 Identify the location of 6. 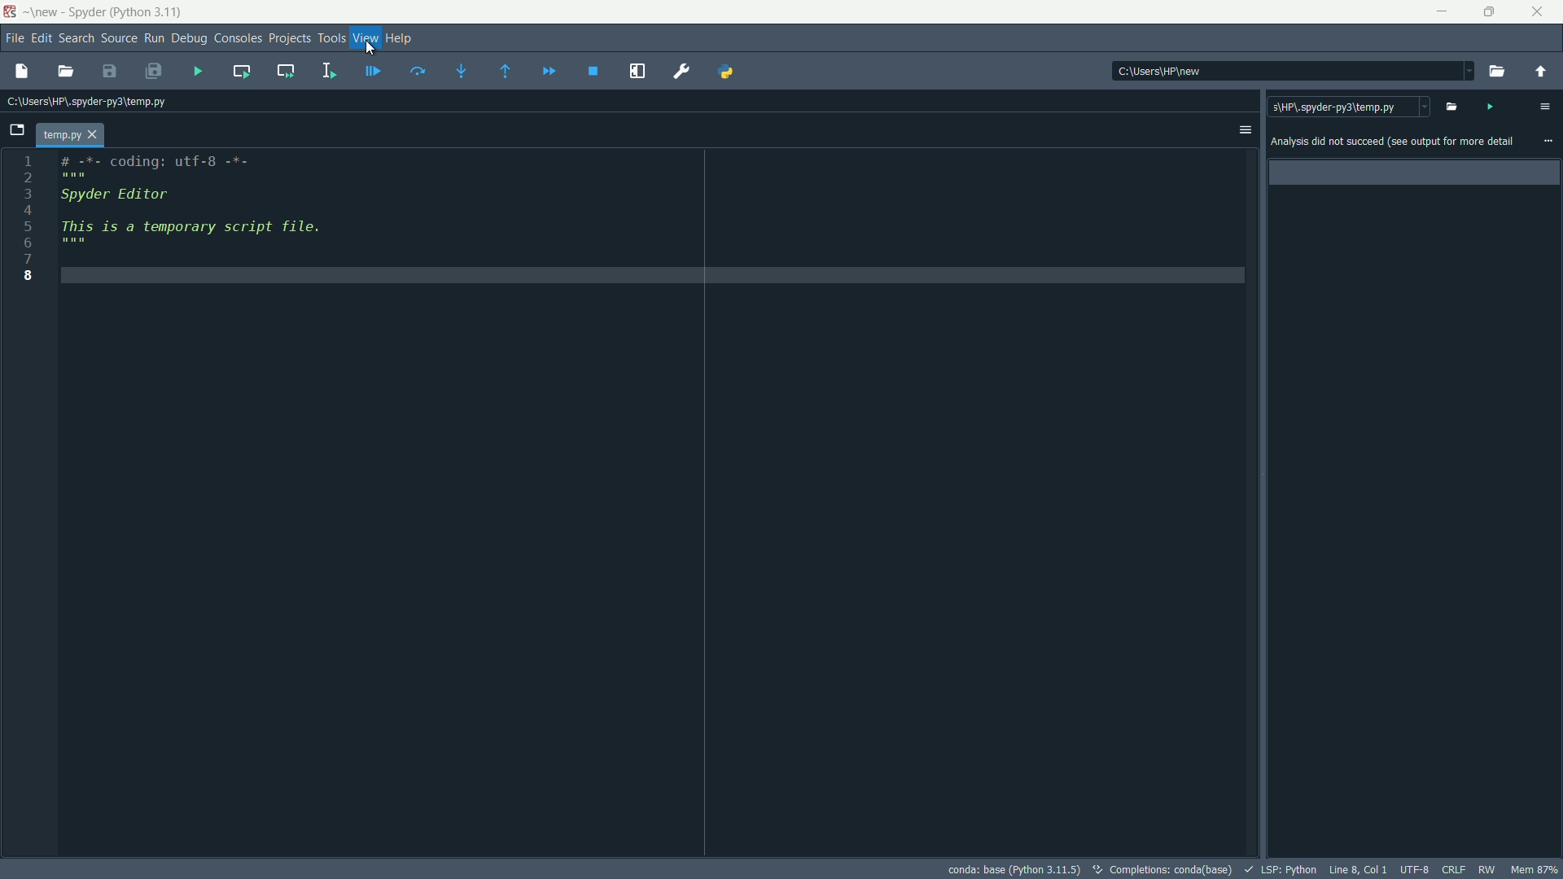
(31, 243).